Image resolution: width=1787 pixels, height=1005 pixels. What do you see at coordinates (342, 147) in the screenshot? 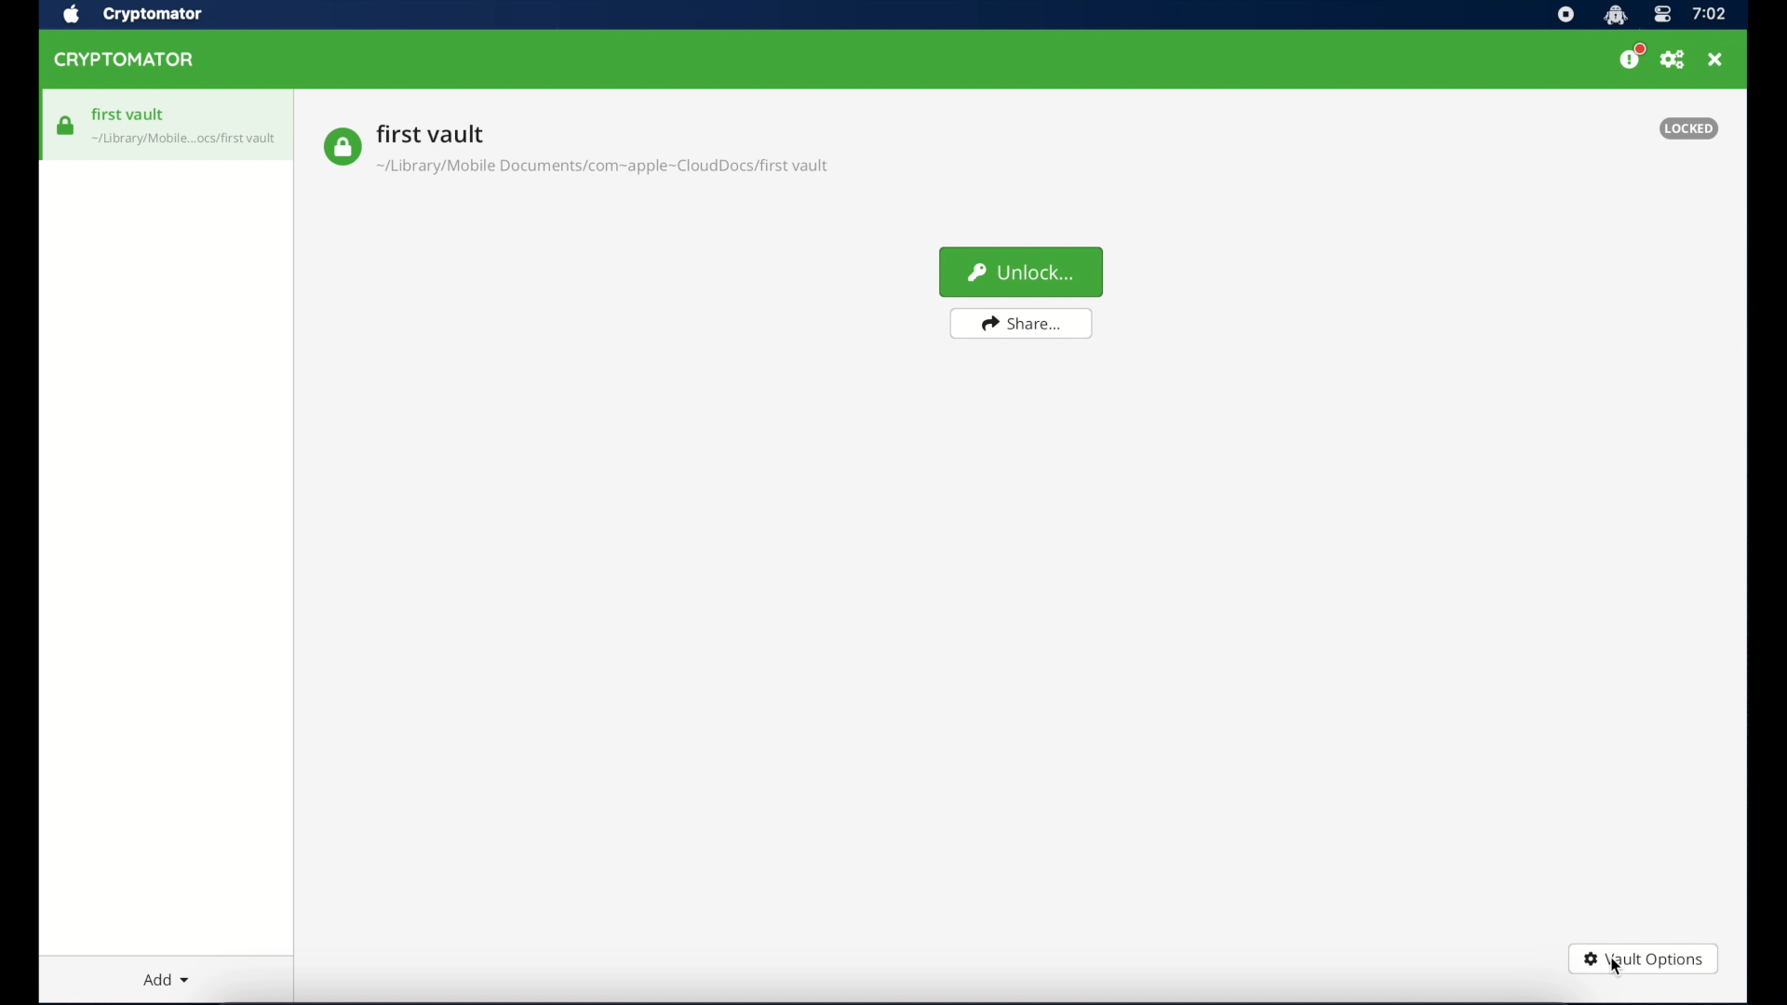
I see `vault icon` at bounding box center [342, 147].